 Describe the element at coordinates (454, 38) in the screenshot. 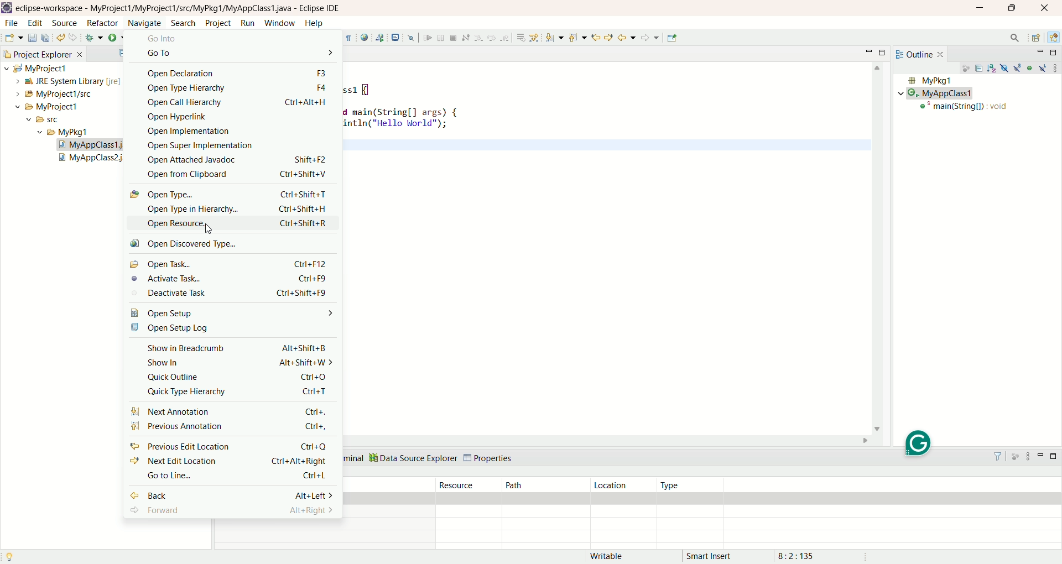

I see `terminate` at that location.